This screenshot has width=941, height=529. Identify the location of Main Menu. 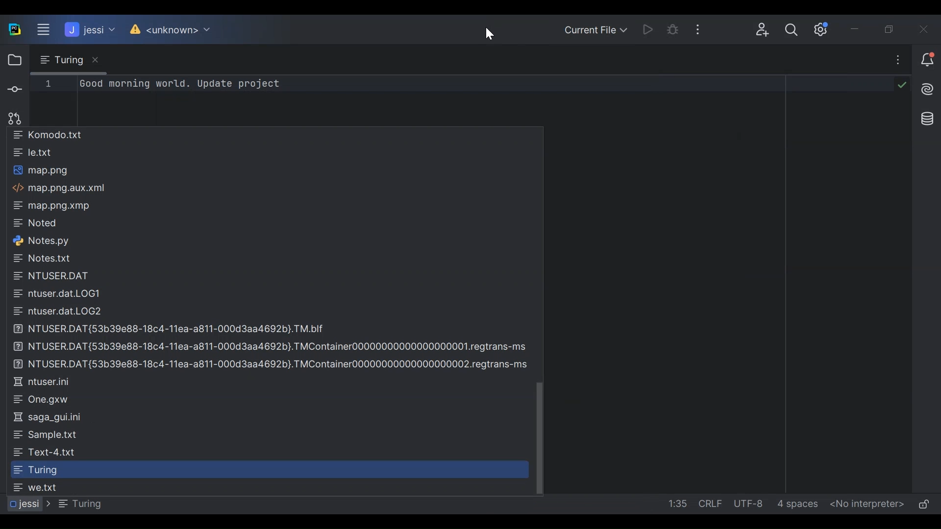
(40, 30).